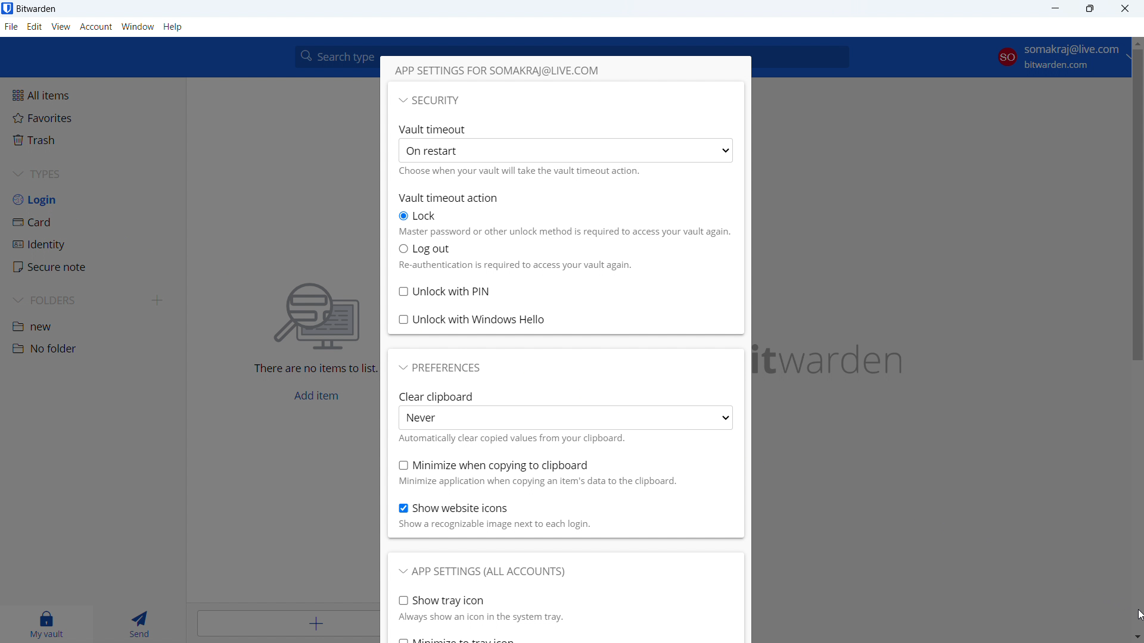 This screenshot has height=643, width=1144. I want to click on unlock with pin, so click(443, 292).